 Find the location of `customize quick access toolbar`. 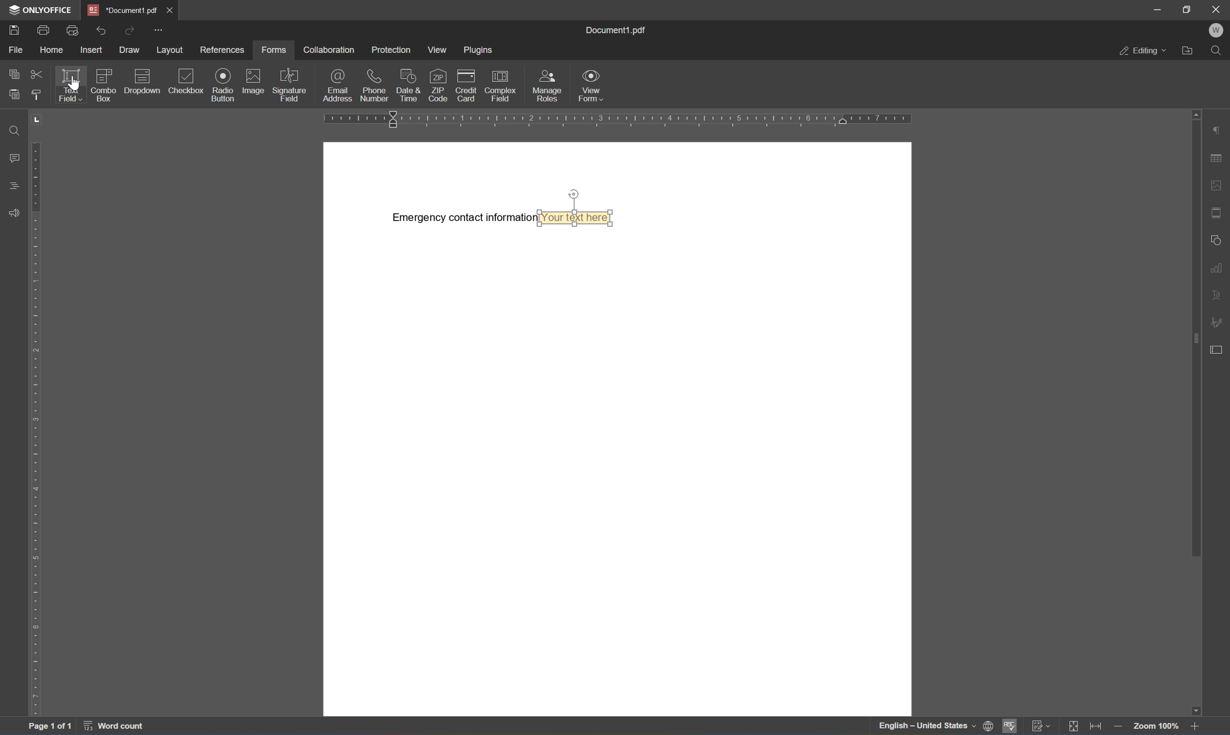

customize quick access toolbar is located at coordinates (159, 30).